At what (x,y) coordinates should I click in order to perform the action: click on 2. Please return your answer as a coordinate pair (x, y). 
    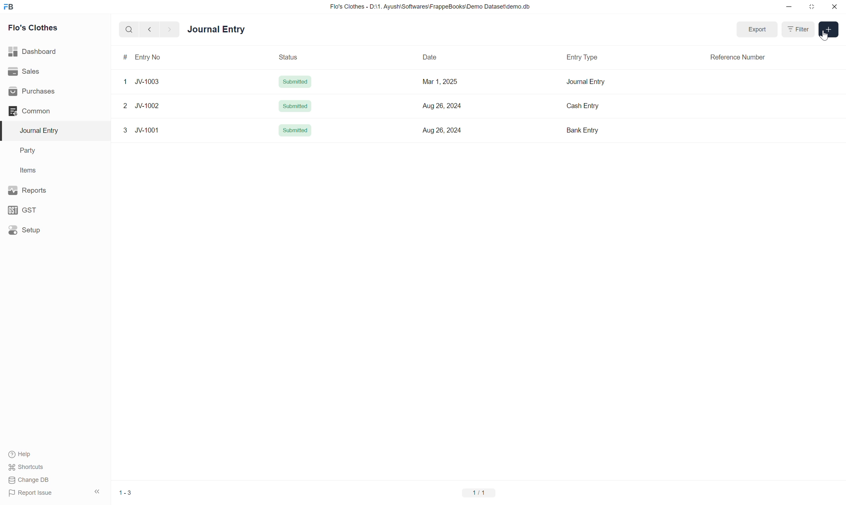
    Looking at the image, I should click on (125, 105).